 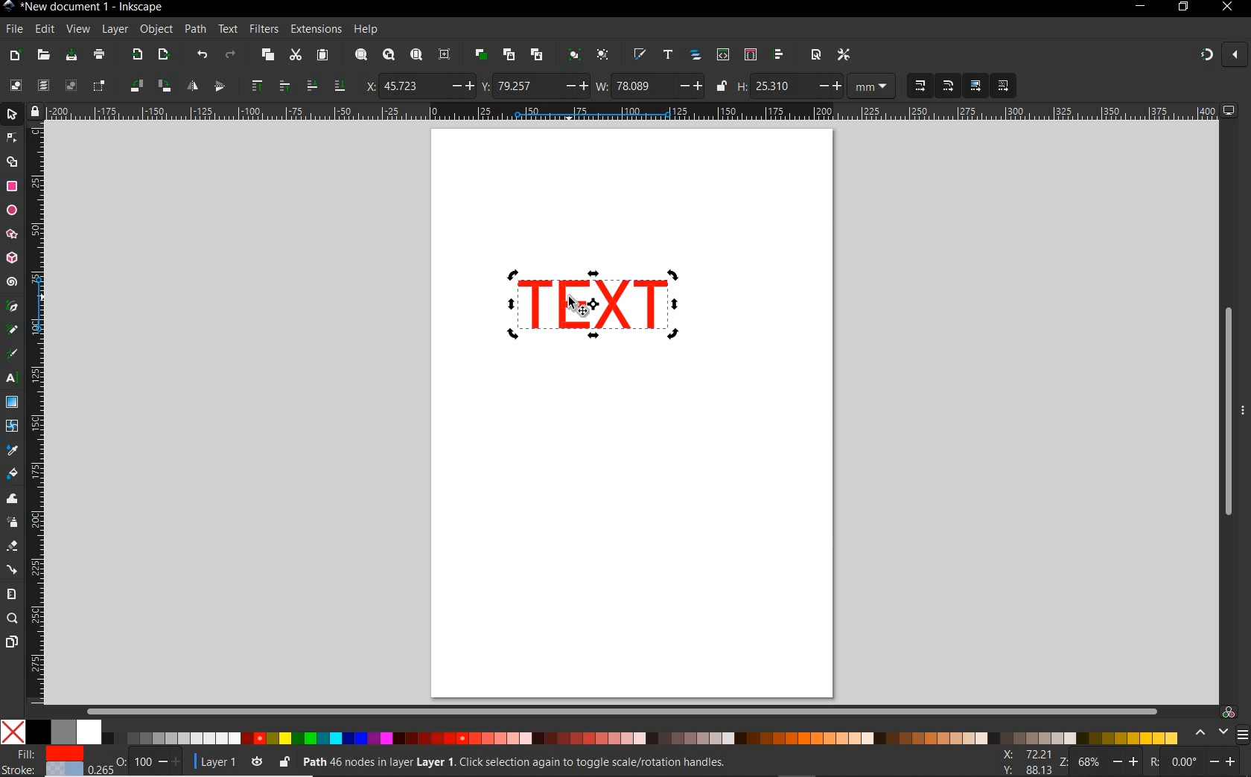 What do you see at coordinates (202, 54) in the screenshot?
I see `UNDO` at bounding box center [202, 54].